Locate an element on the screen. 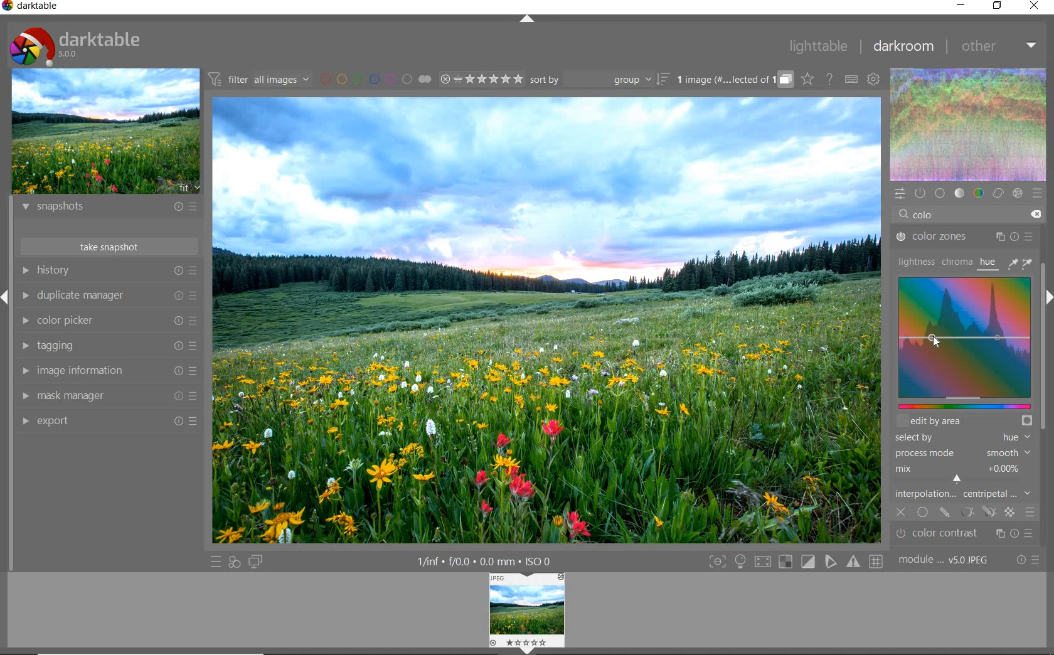 The width and height of the screenshot is (1054, 655). hue is located at coordinates (989, 264).